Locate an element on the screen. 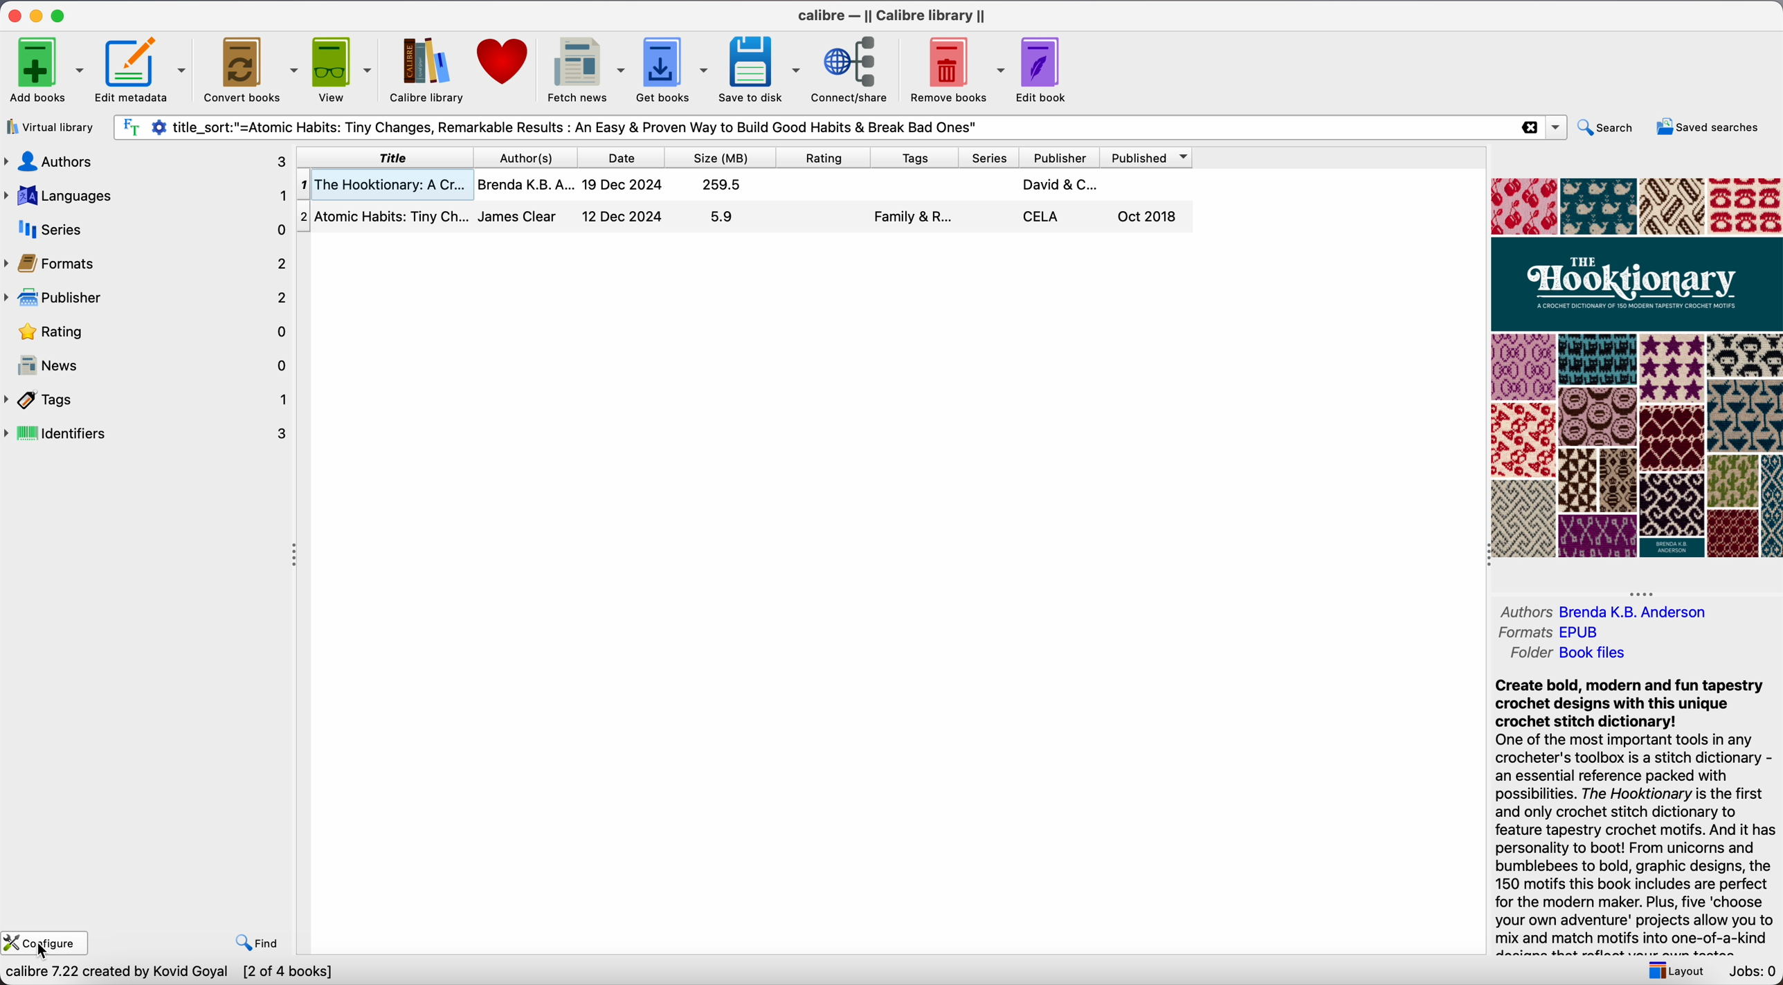 This screenshot has width=1783, height=985. Folder is located at coordinates (1530, 653).